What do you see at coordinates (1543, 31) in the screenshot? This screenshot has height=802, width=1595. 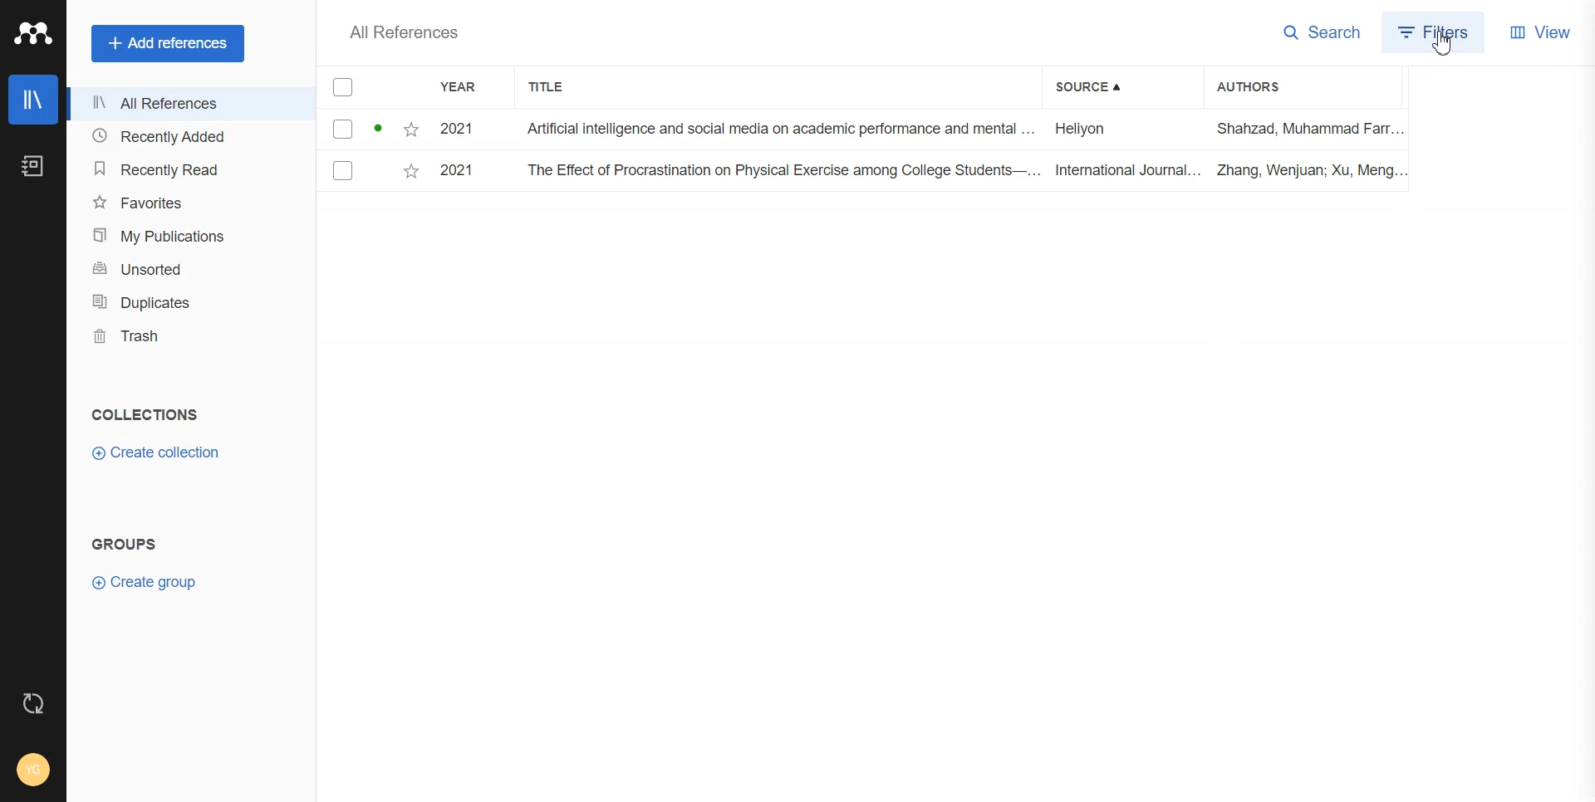 I see `View` at bounding box center [1543, 31].